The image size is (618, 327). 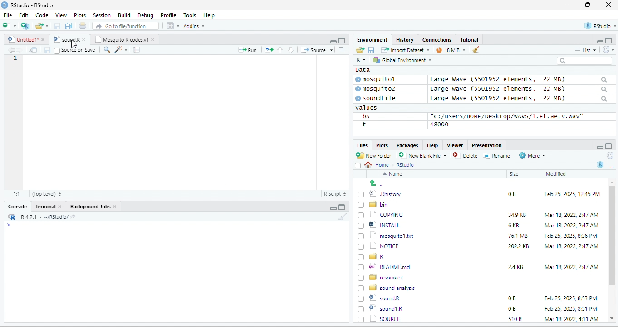 What do you see at coordinates (571, 308) in the screenshot?
I see `Mar 18, 2022, 4:11 AM` at bounding box center [571, 308].